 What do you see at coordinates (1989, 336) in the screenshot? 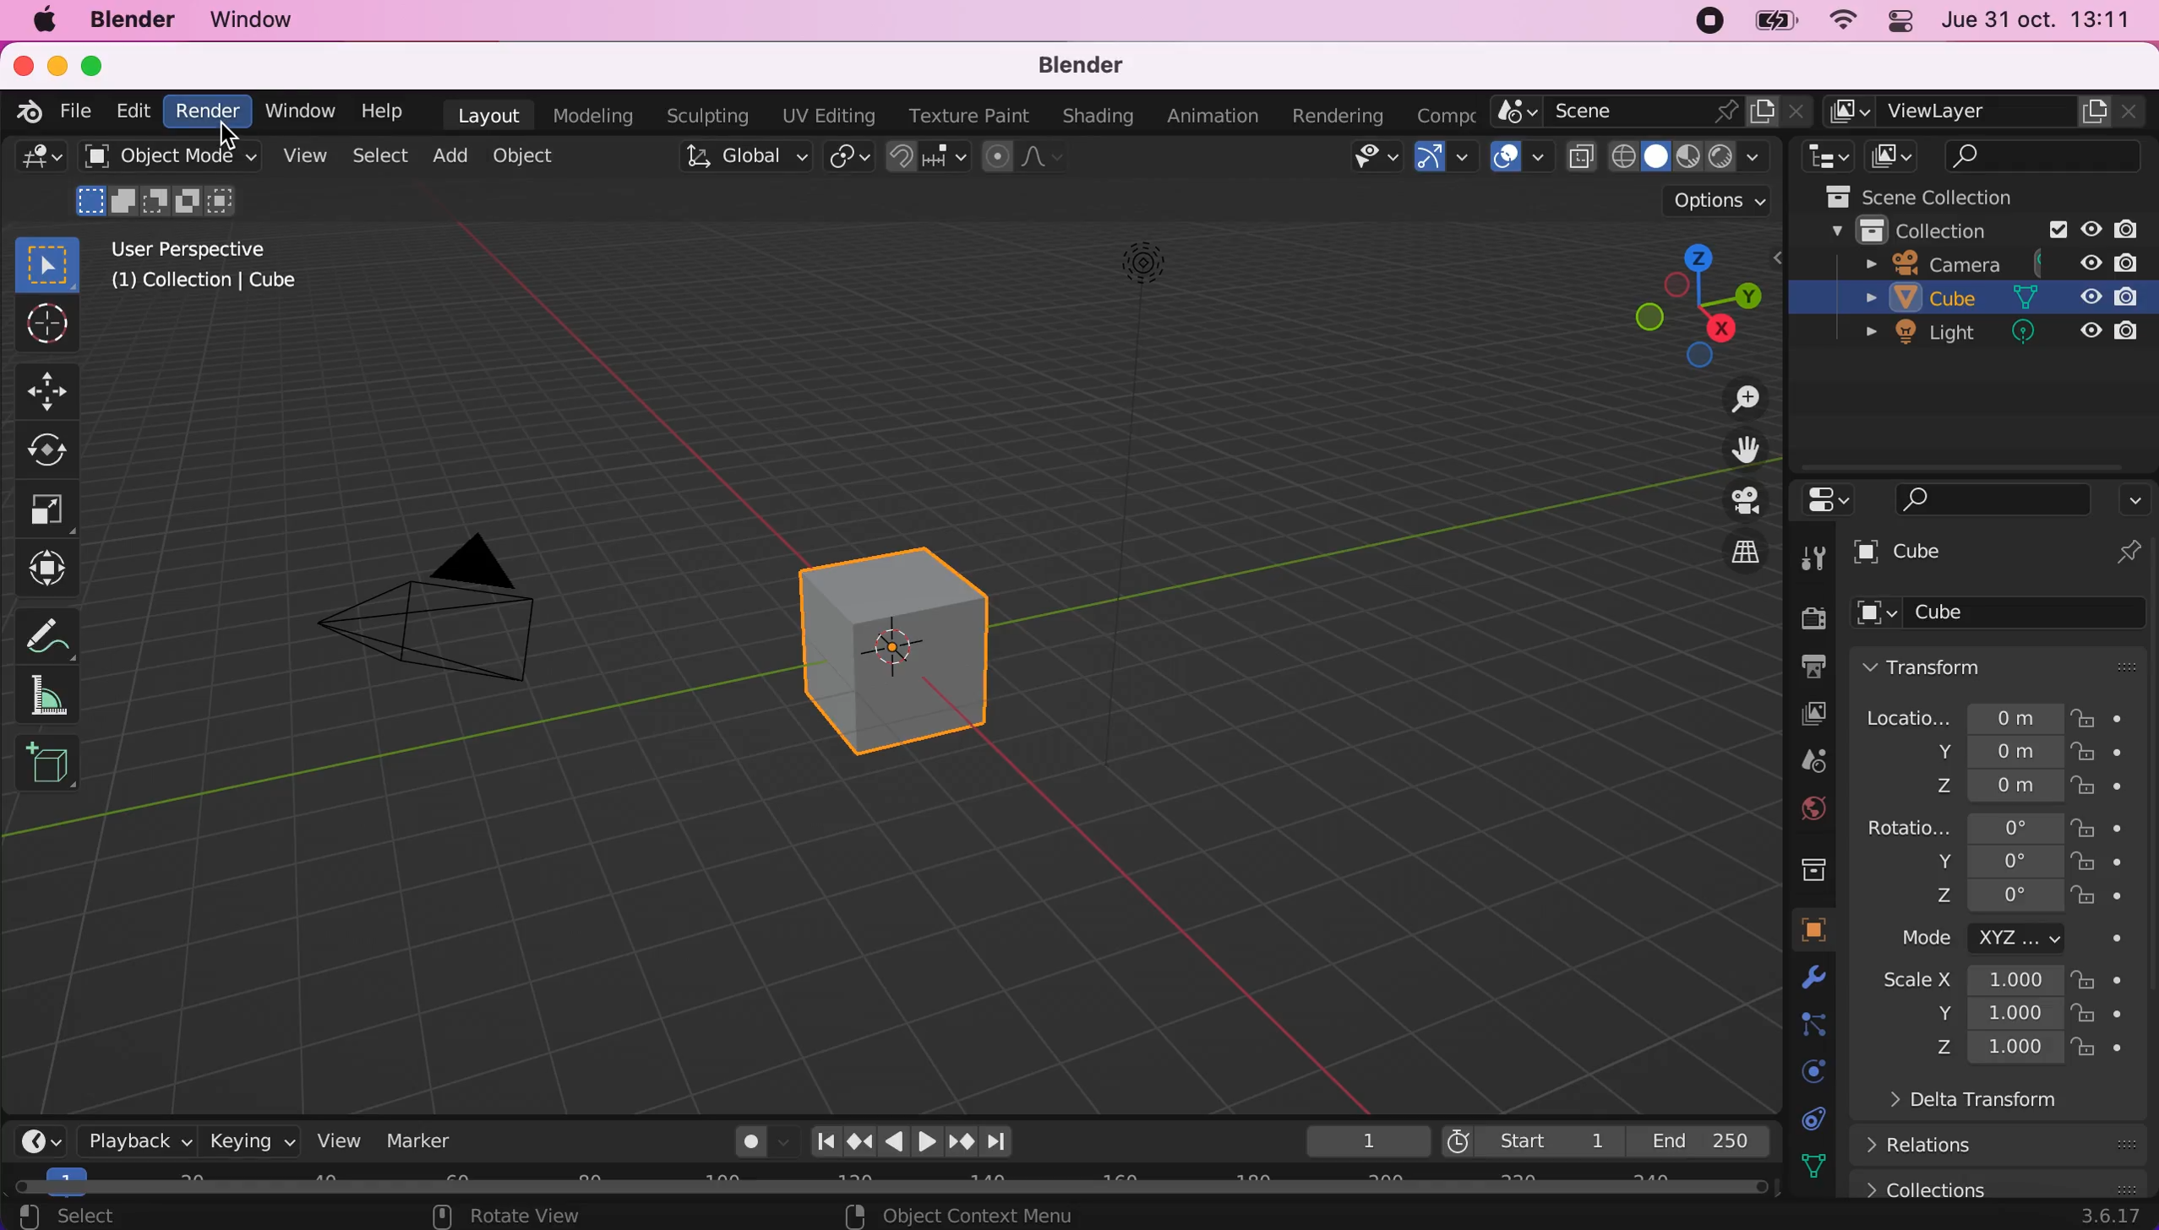
I see `light` at bounding box center [1989, 336].